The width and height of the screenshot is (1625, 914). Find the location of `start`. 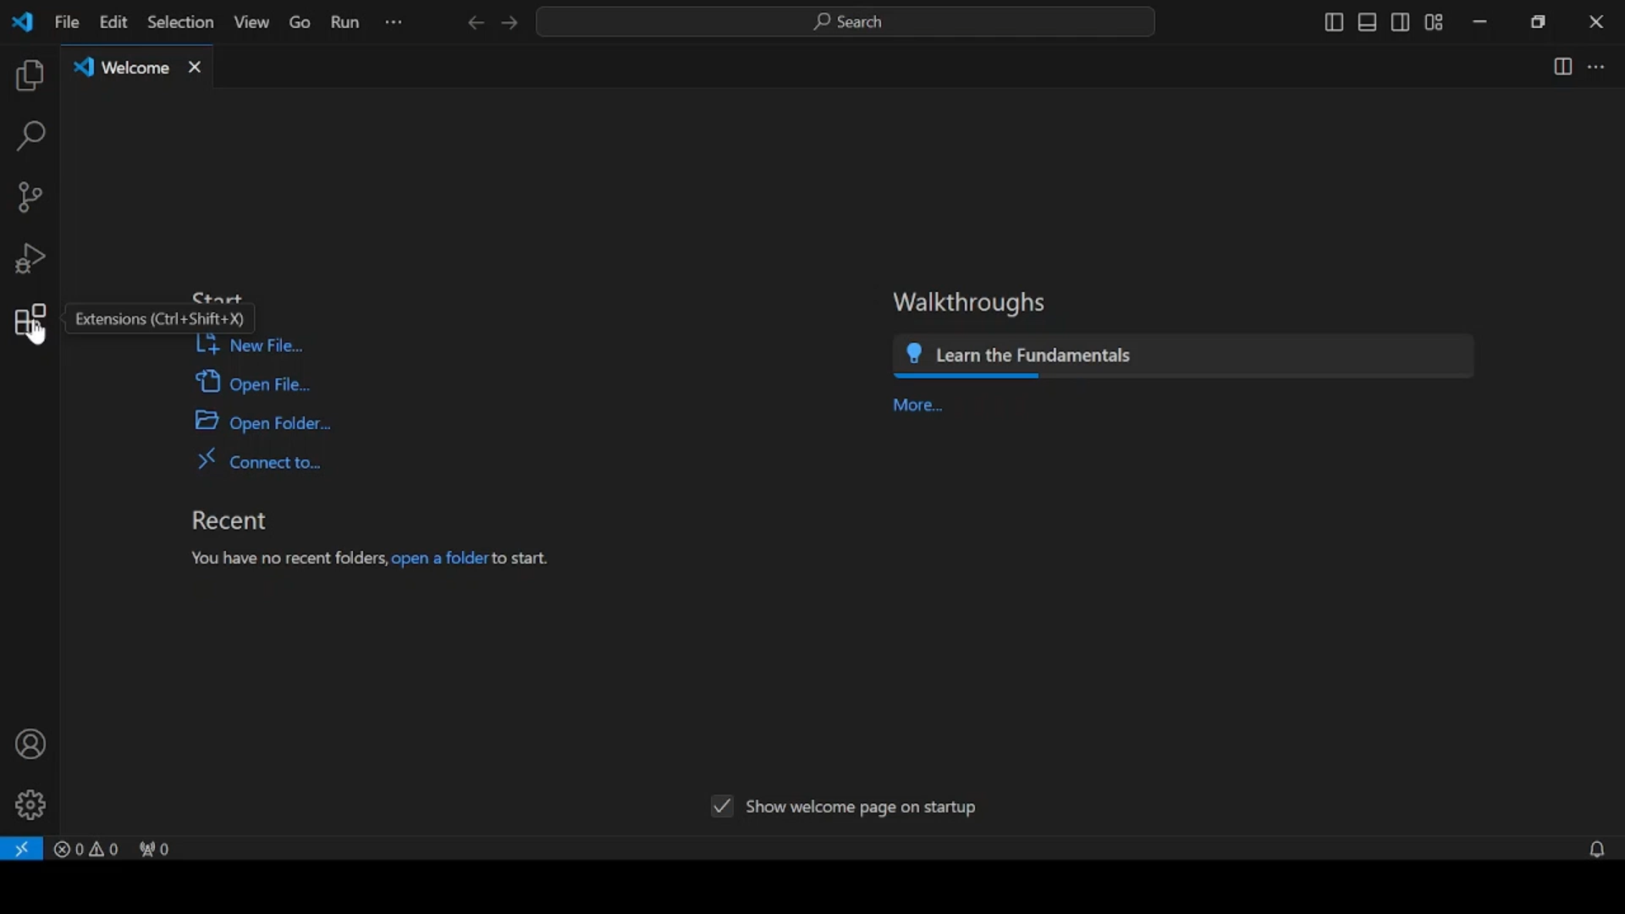

start is located at coordinates (221, 295).